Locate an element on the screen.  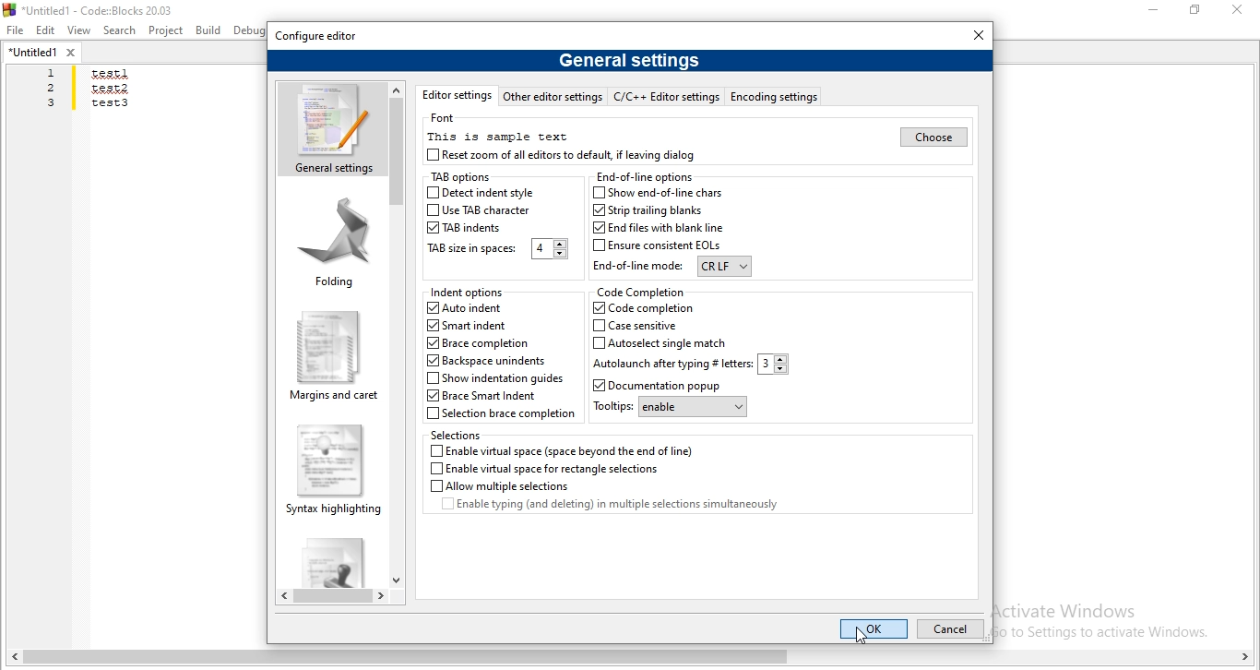
Smart indent is located at coordinates (465, 327).